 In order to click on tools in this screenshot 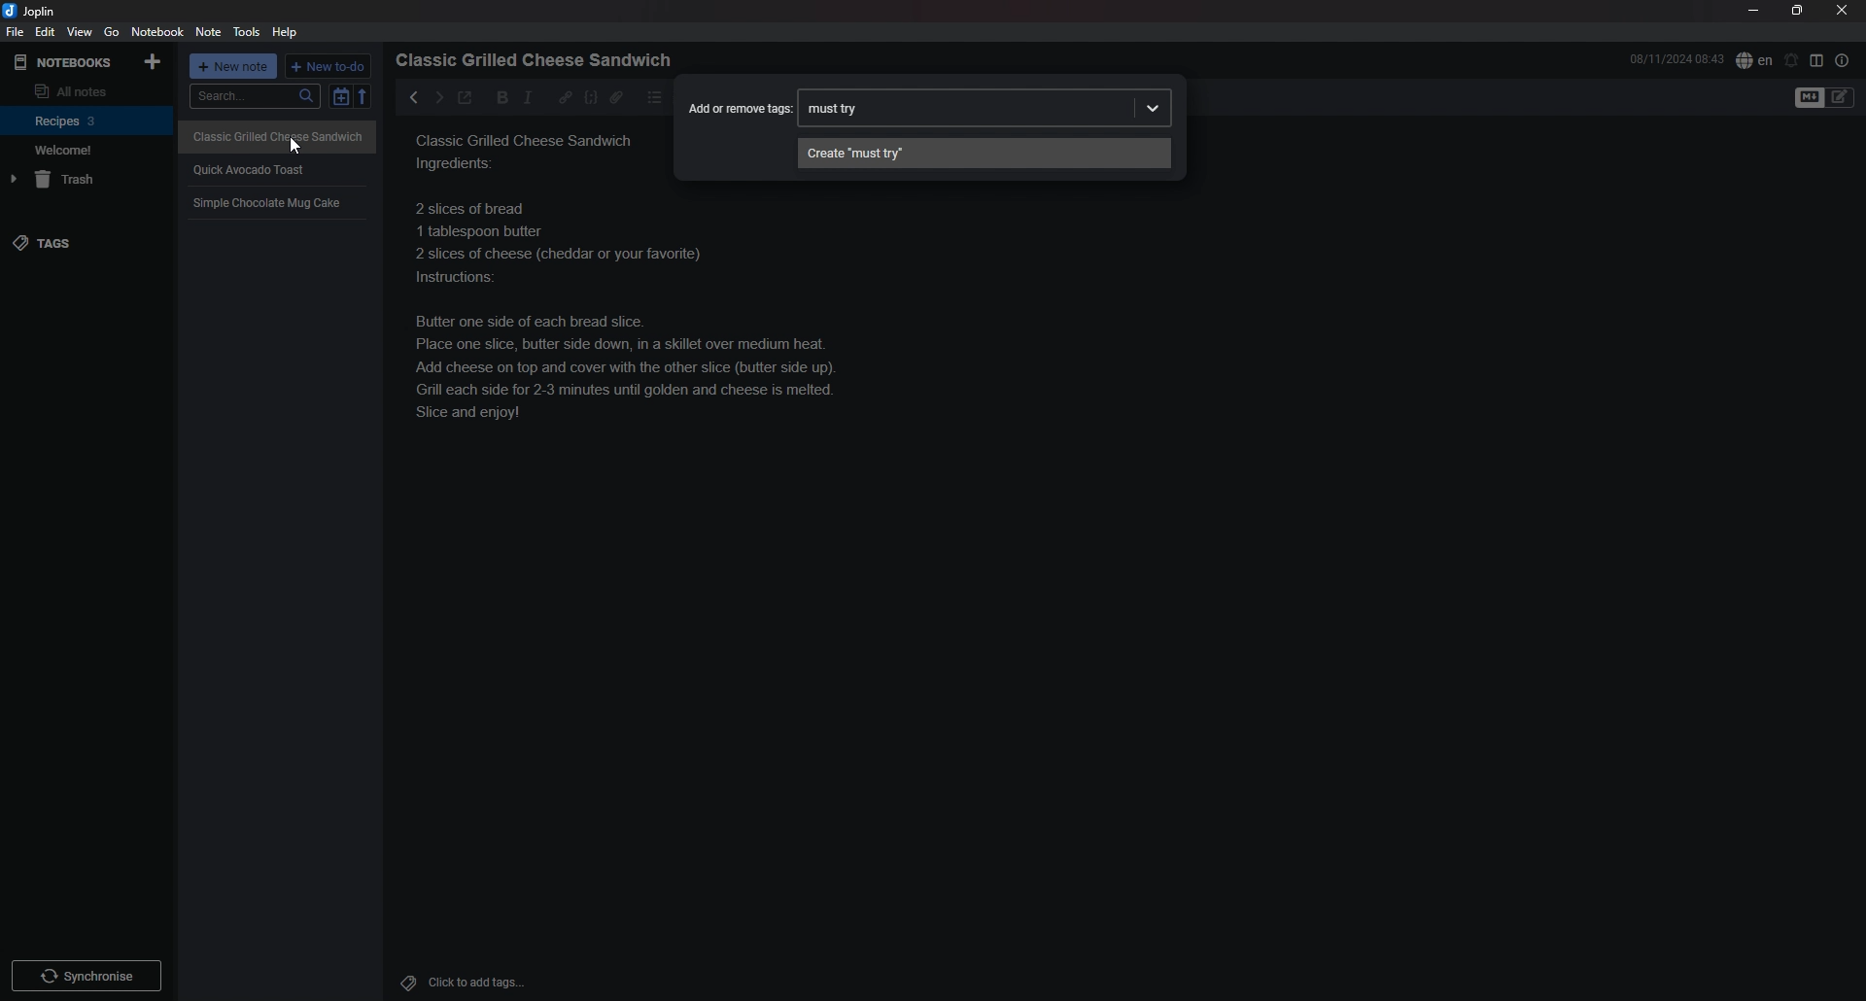, I will do `click(247, 31)`.